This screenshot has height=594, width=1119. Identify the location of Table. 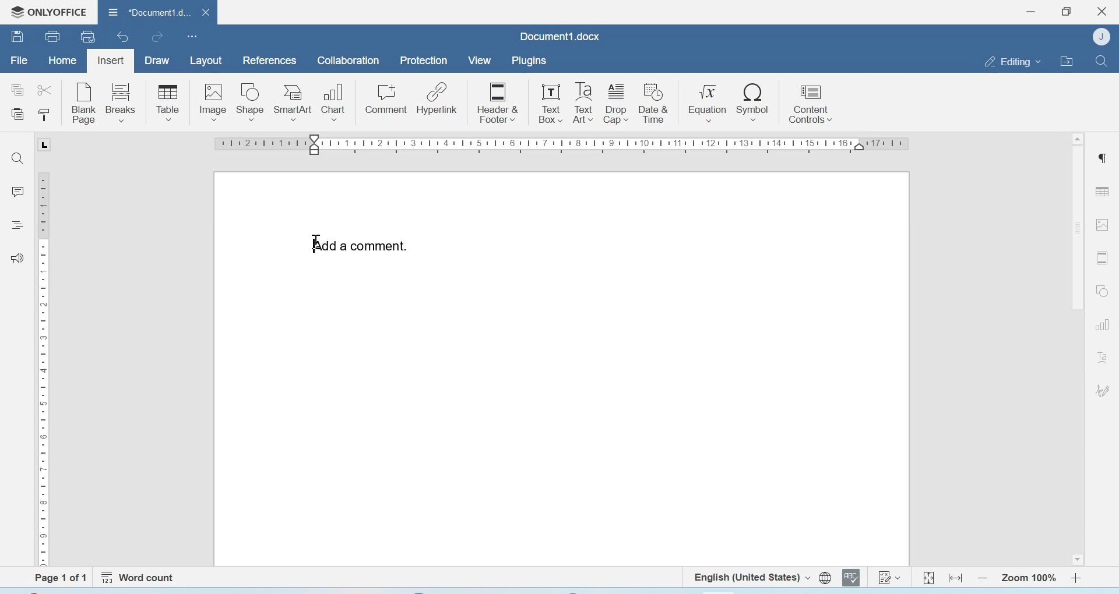
(168, 102).